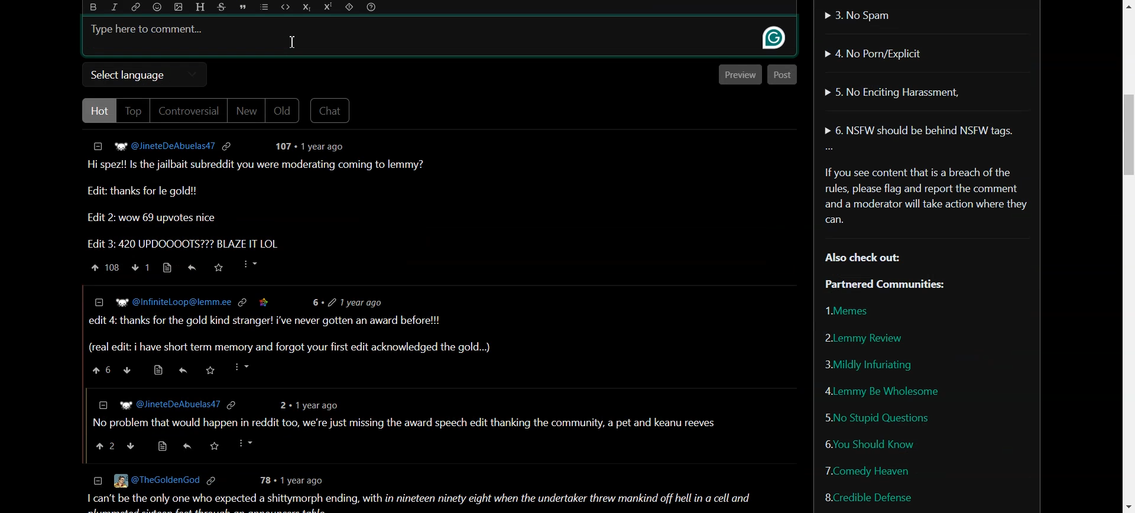 The height and width of the screenshot is (513, 1135). Describe the element at coordinates (163, 447) in the screenshot. I see `source` at that location.